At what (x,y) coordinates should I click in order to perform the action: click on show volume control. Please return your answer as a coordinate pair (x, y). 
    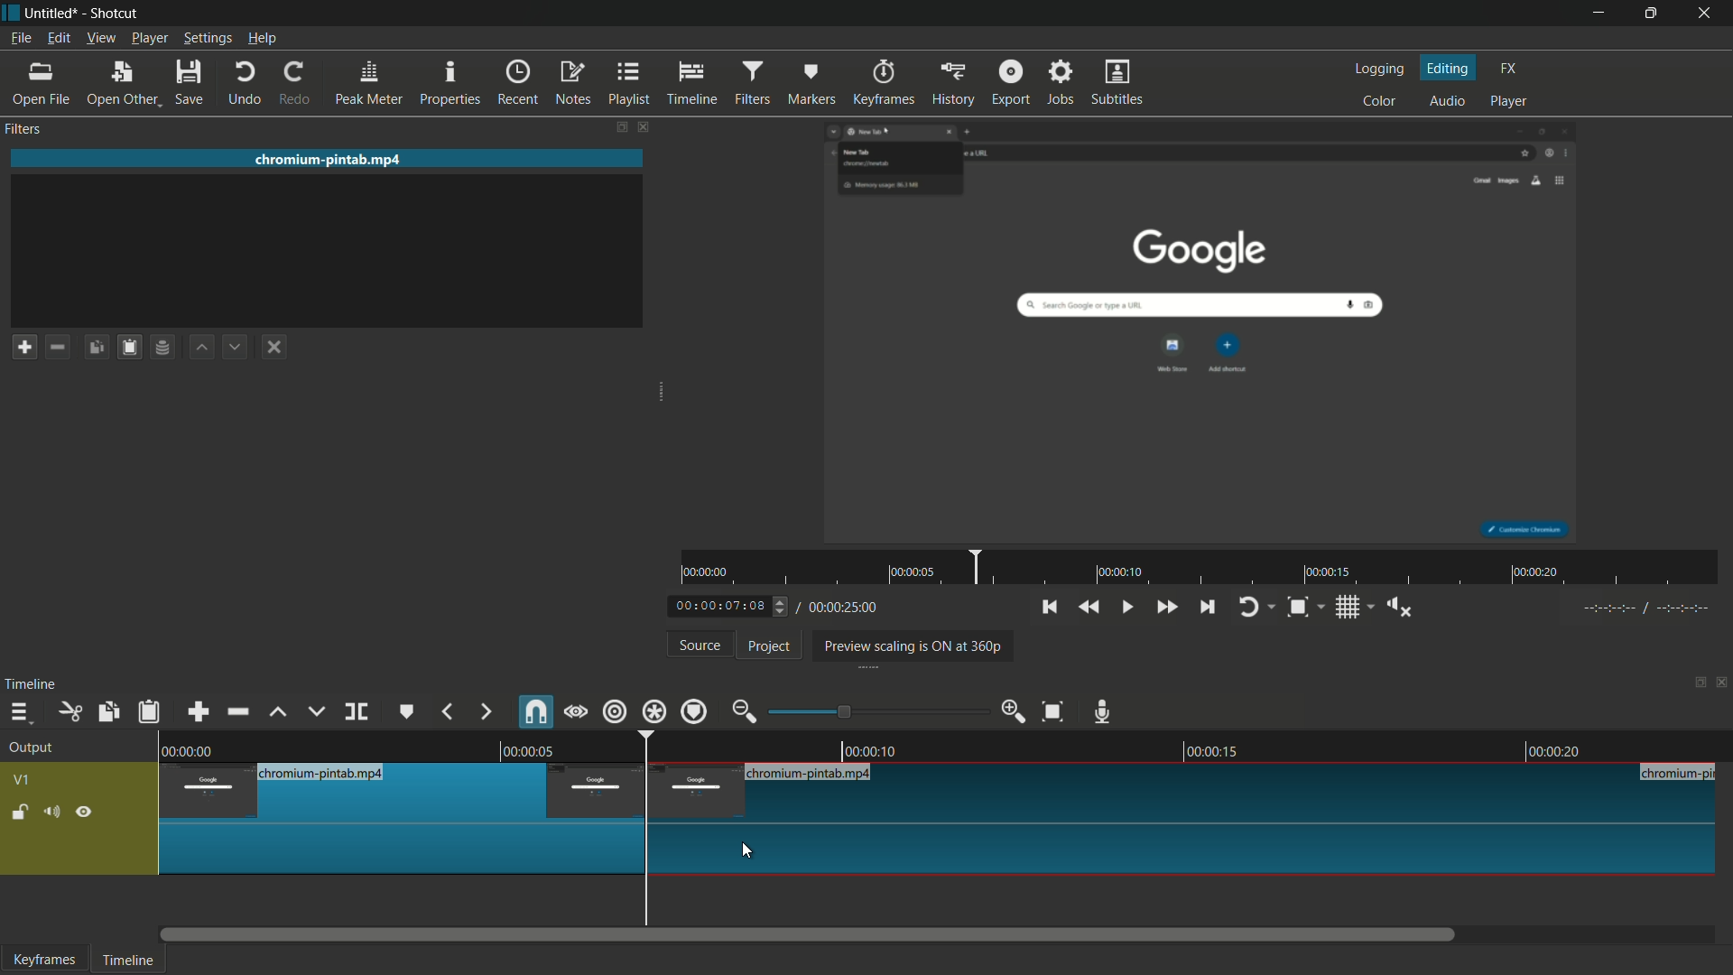
    Looking at the image, I should click on (1405, 607).